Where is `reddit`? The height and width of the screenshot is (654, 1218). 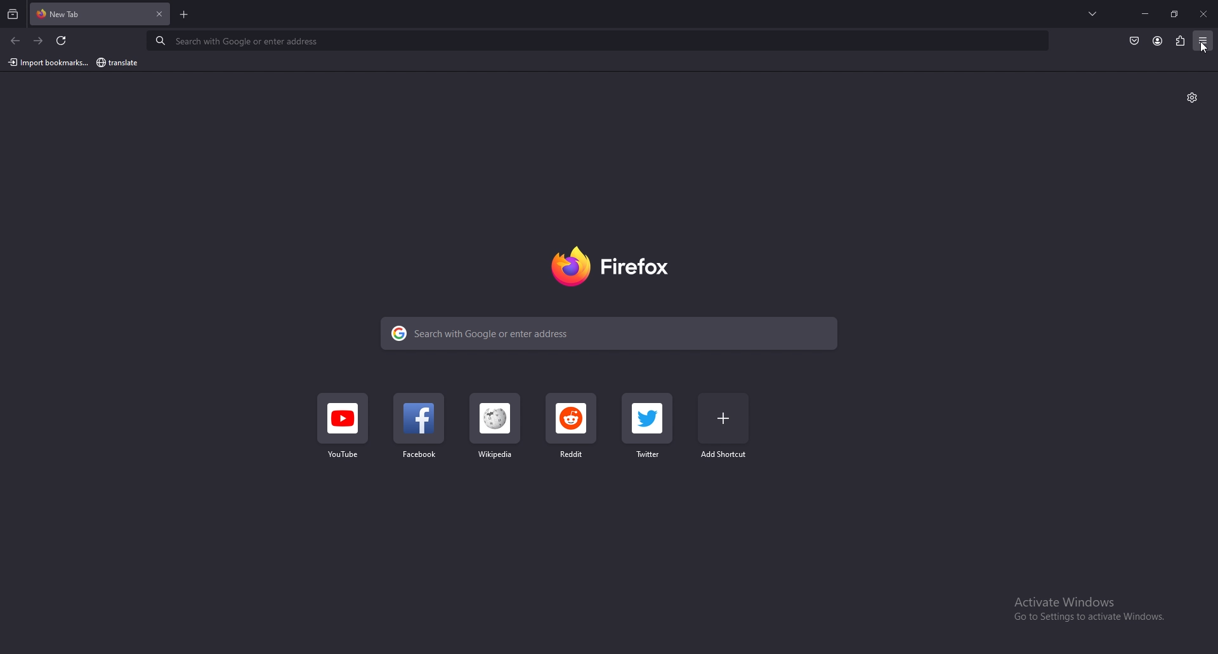 reddit is located at coordinates (572, 428).